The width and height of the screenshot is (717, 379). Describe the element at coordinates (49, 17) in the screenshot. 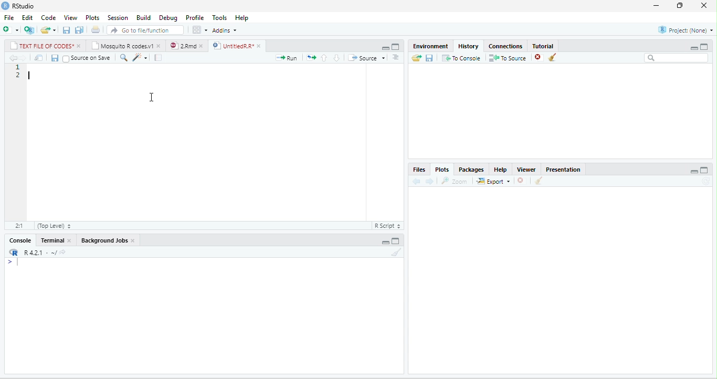

I see `Code` at that location.